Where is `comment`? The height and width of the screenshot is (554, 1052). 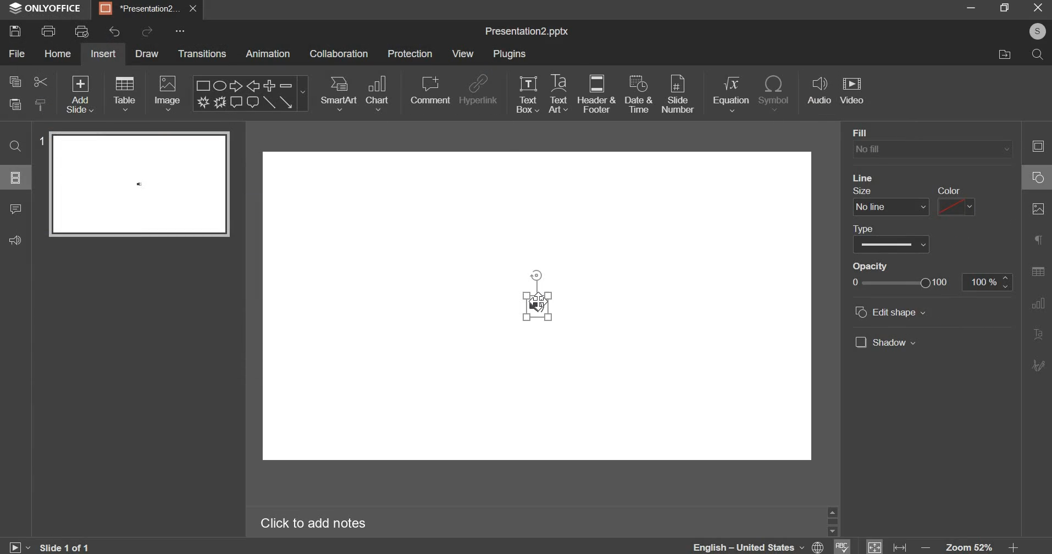 comment is located at coordinates (20, 210).